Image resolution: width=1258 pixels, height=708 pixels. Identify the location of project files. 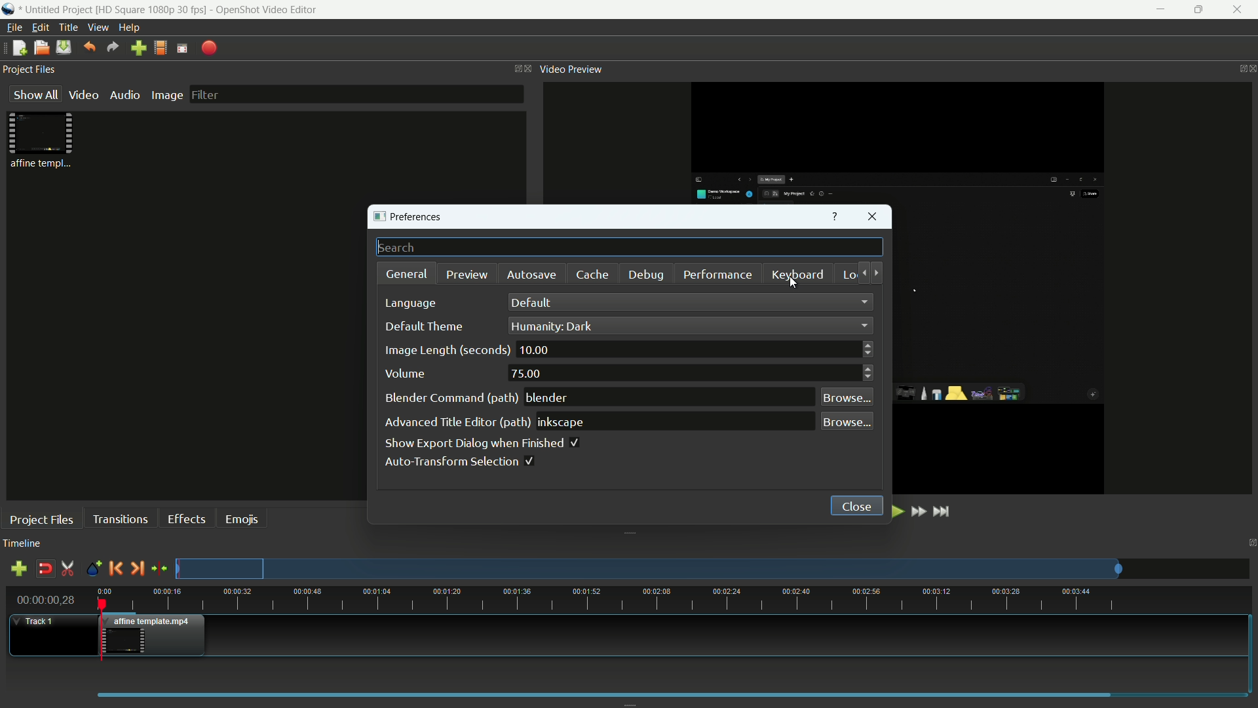
(42, 519).